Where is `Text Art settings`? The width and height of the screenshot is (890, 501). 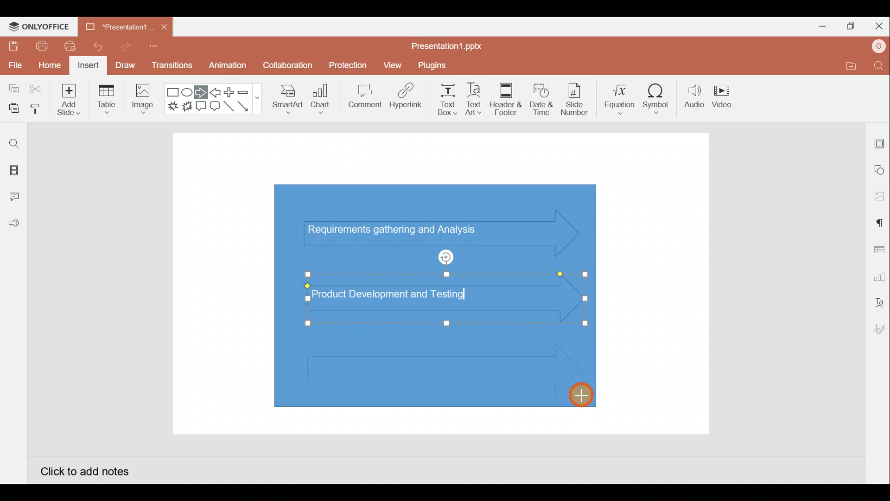 Text Art settings is located at coordinates (878, 303).